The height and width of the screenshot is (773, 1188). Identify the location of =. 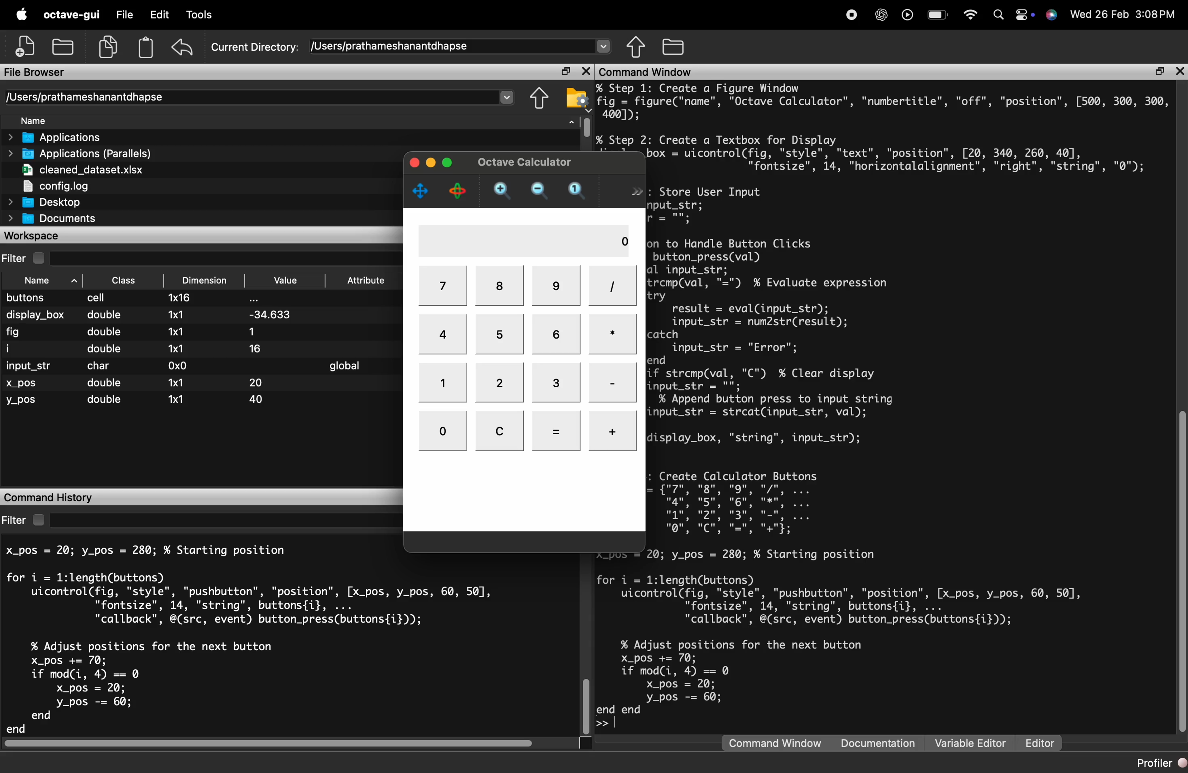
(556, 431).